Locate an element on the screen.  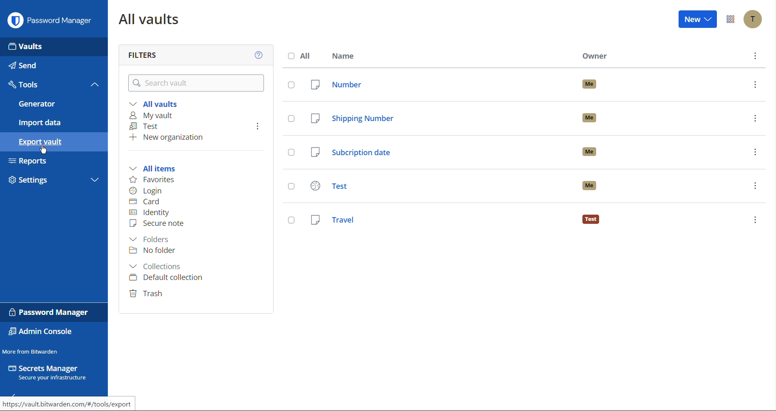
options is located at coordinates (755, 152).